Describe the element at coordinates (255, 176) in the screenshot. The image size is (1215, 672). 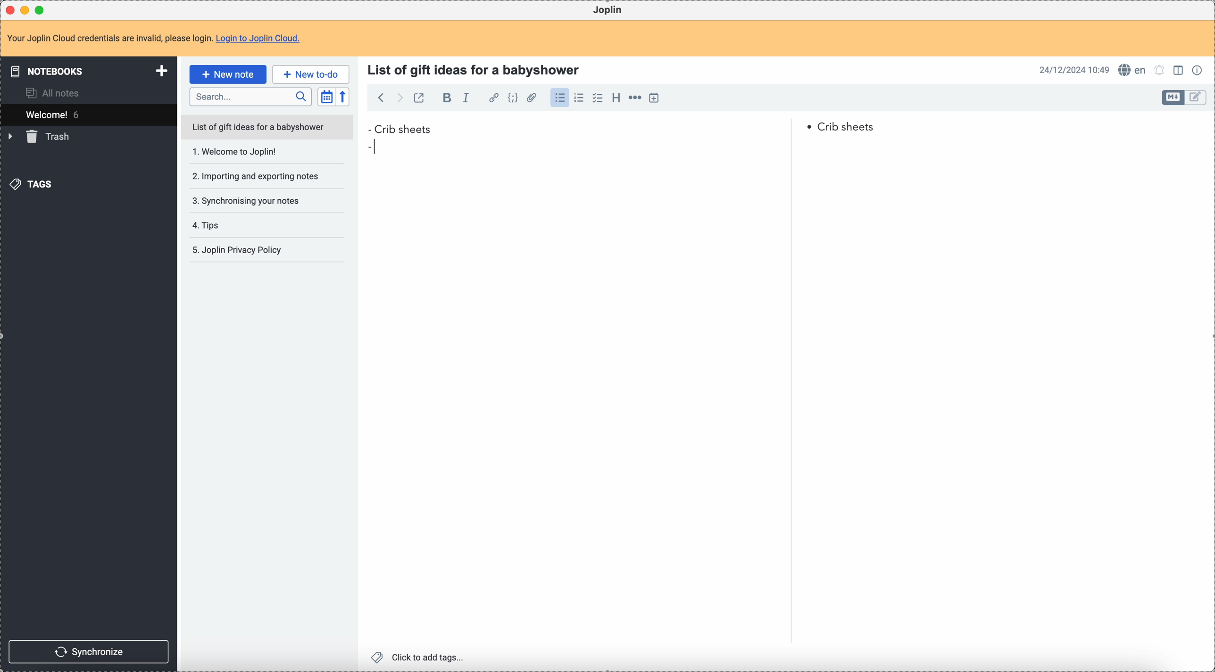
I see `importing and exporting notes` at that location.